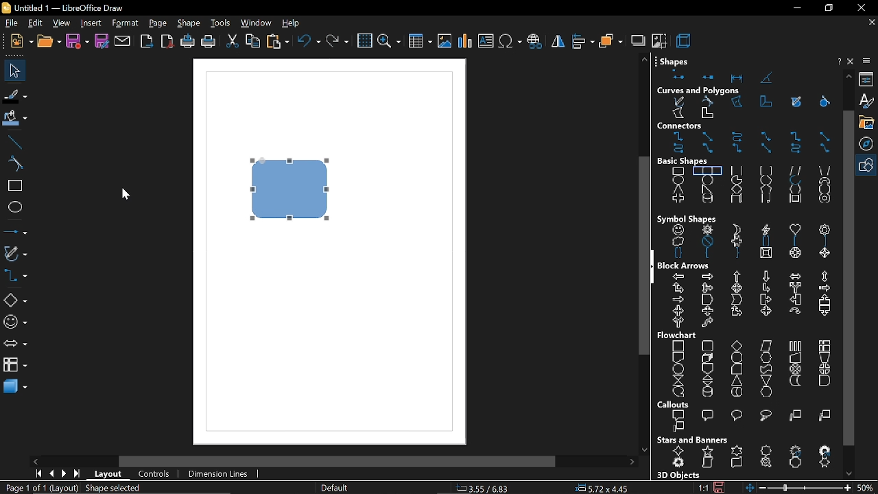 The image size is (878, 494). What do you see at coordinates (868, 61) in the screenshot?
I see `sidebar settings` at bounding box center [868, 61].